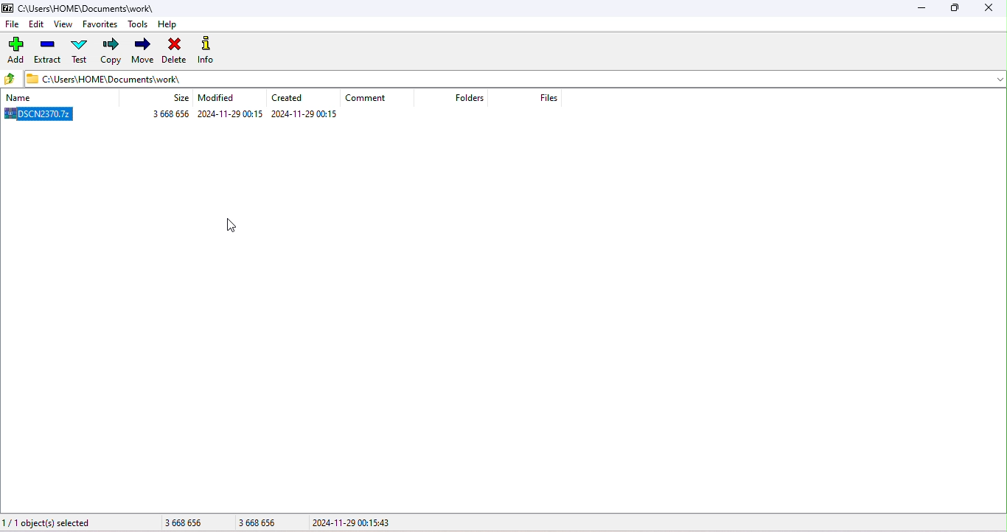  What do you see at coordinates (174, 51) in the screenshot?
I see `delete` at bounding box center [174, 51].